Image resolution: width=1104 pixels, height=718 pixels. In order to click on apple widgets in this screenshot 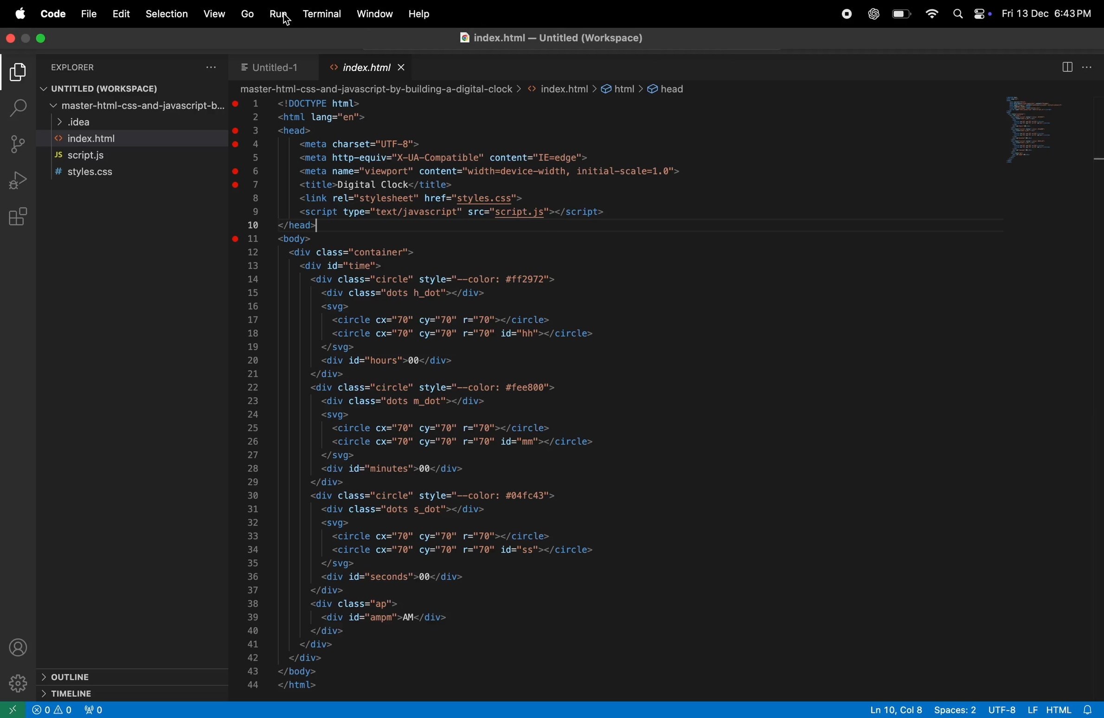, I will do `click(970, 15)`.